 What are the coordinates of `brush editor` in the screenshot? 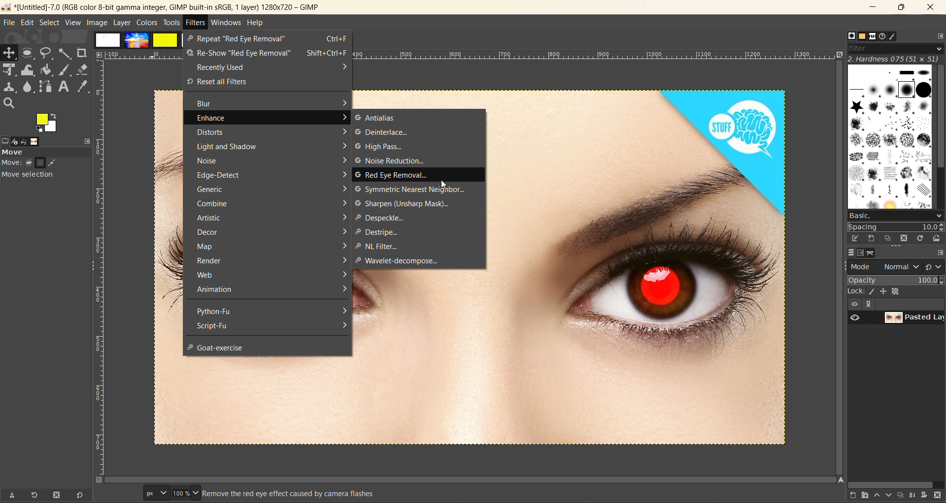 It's located at (897, 37).